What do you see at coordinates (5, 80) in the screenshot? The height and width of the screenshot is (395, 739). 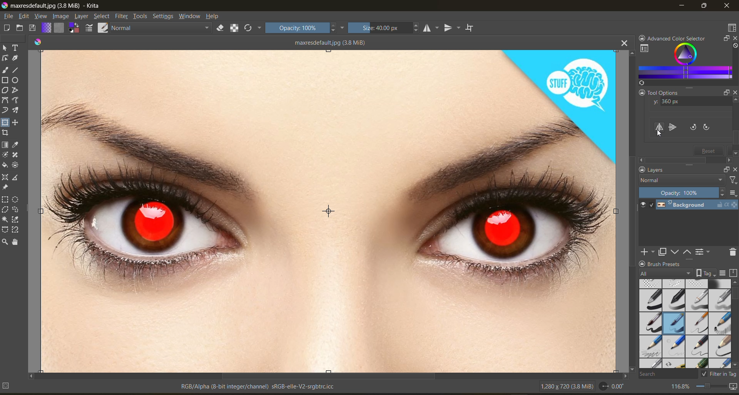 I see `tool` at bounding box center [5, 80].